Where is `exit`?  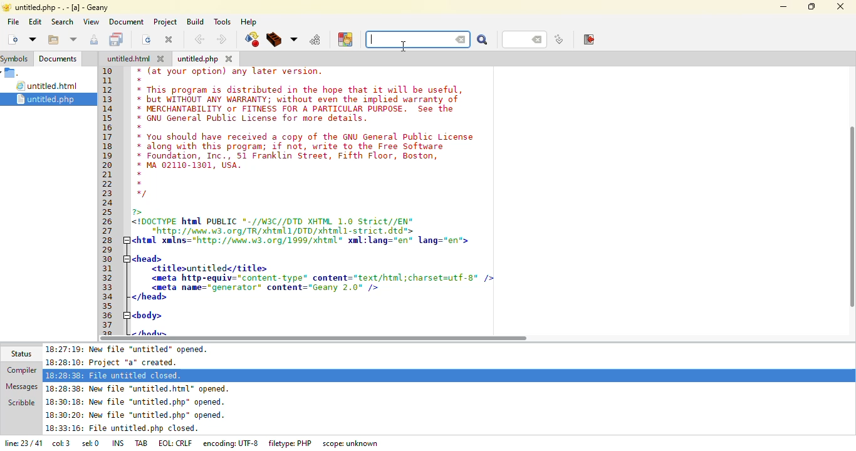 exit is located at coordinates (590, 39).